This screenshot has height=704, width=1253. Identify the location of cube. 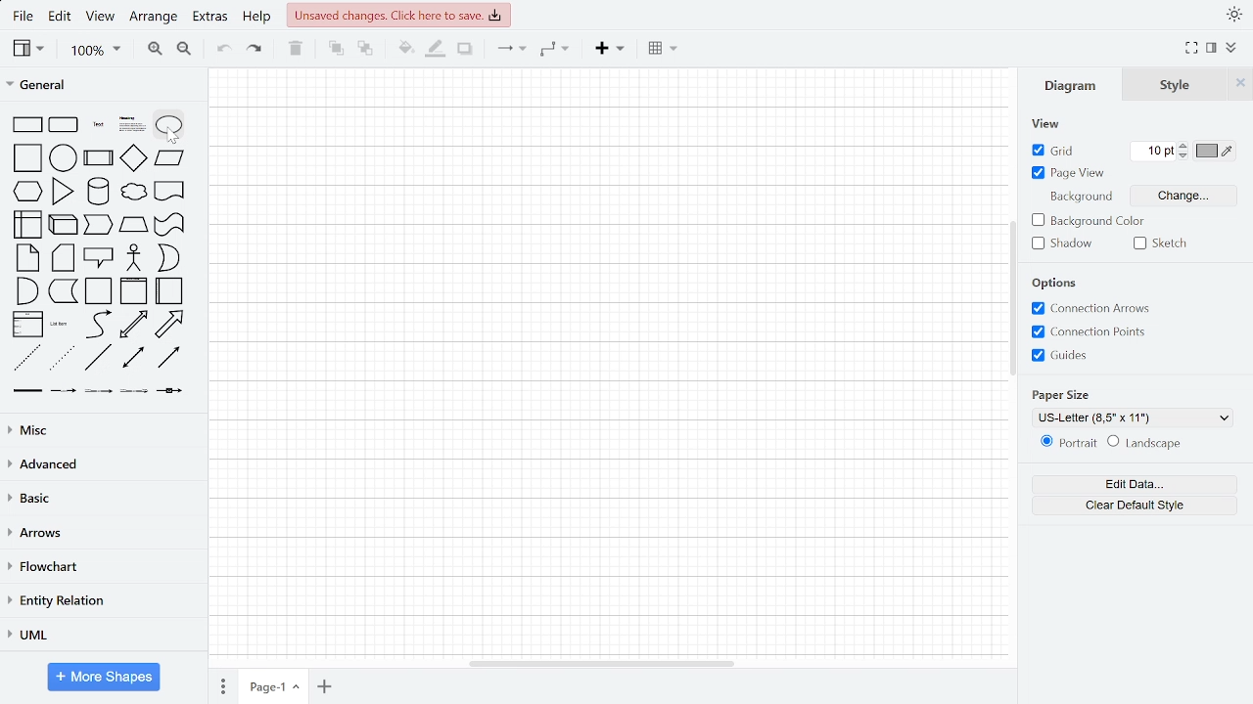
(64, 223).